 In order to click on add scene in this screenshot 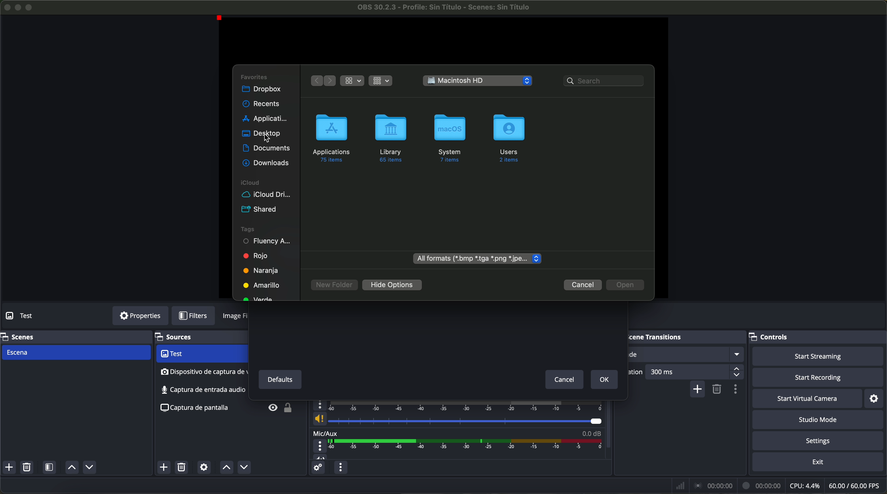, I will do `click(9, 467)`.